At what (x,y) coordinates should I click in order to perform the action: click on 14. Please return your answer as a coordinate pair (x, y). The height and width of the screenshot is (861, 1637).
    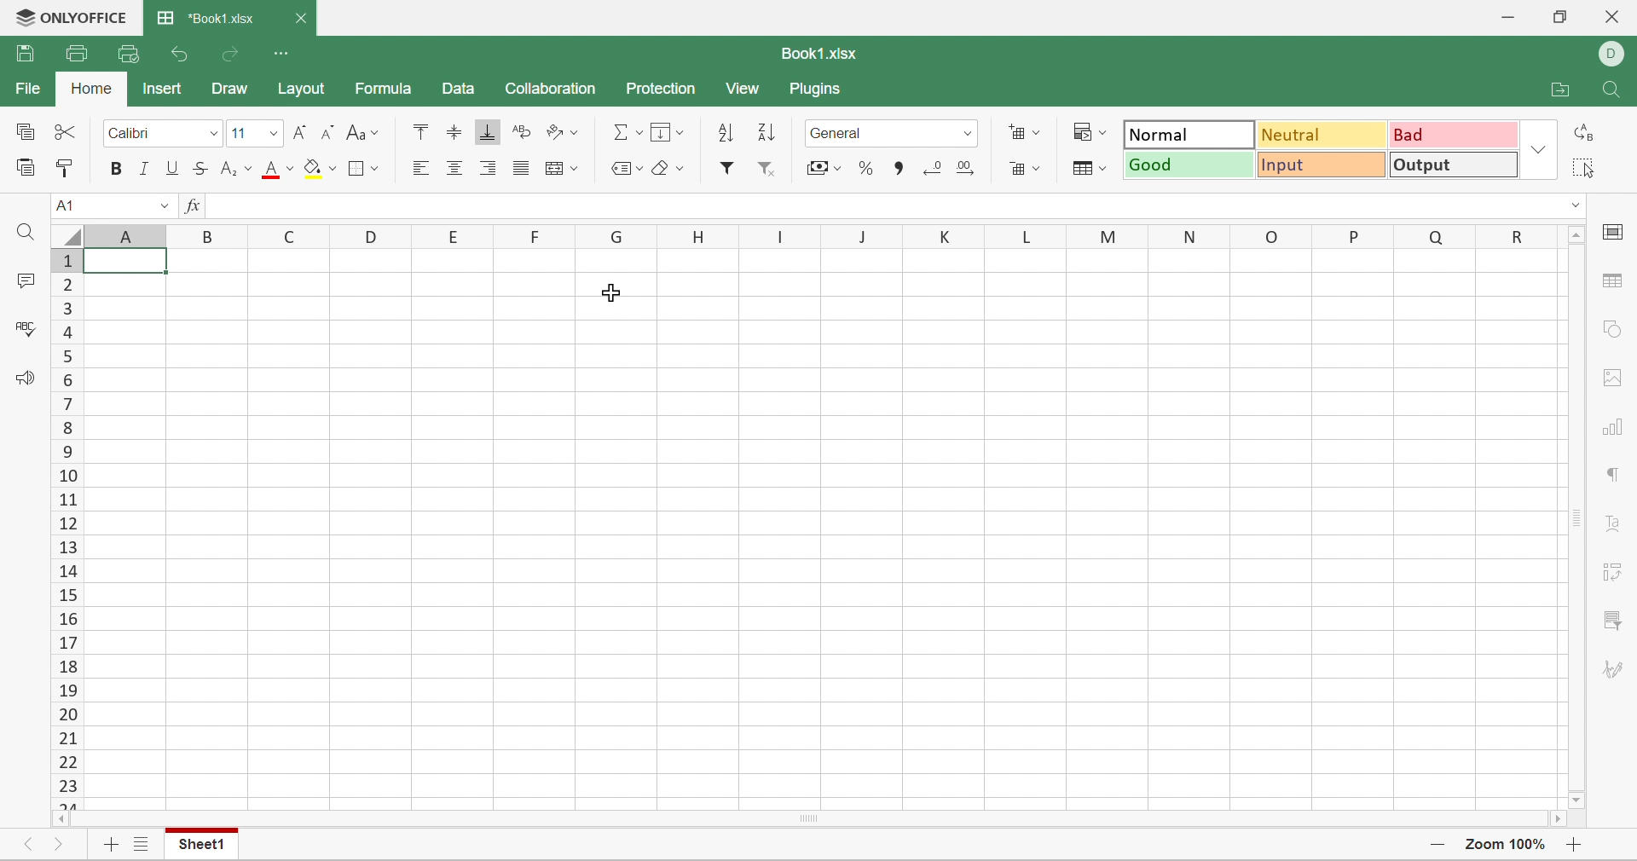
    Looking at the image, I should click on (67, 572).